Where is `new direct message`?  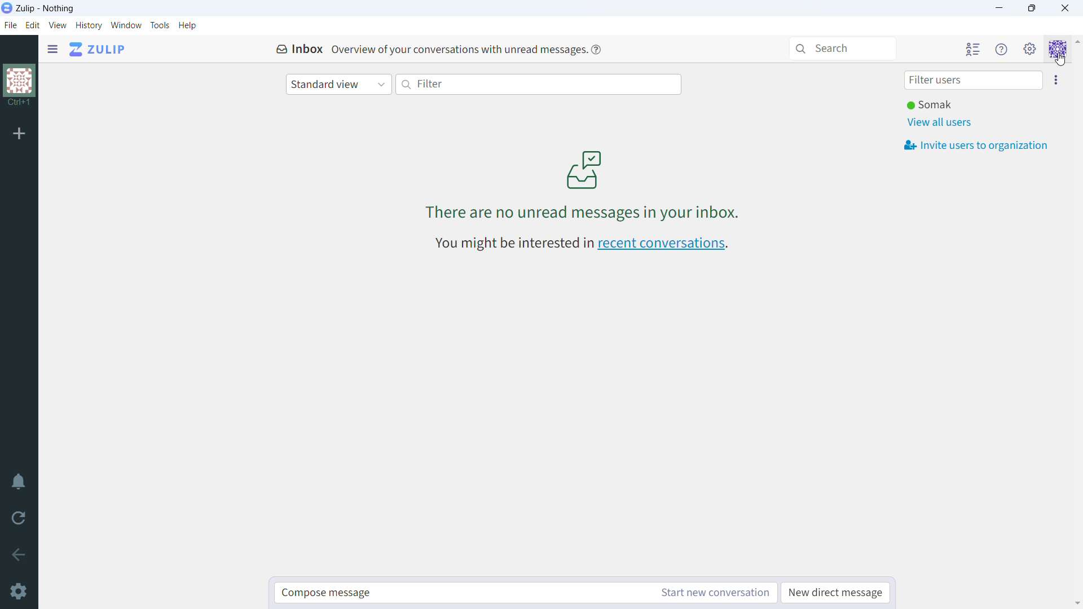 new direct message is located at coordinates (835, 593).